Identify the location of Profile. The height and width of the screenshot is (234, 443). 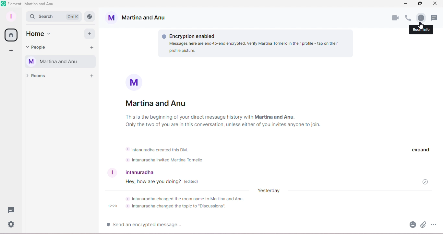
(10, 17).